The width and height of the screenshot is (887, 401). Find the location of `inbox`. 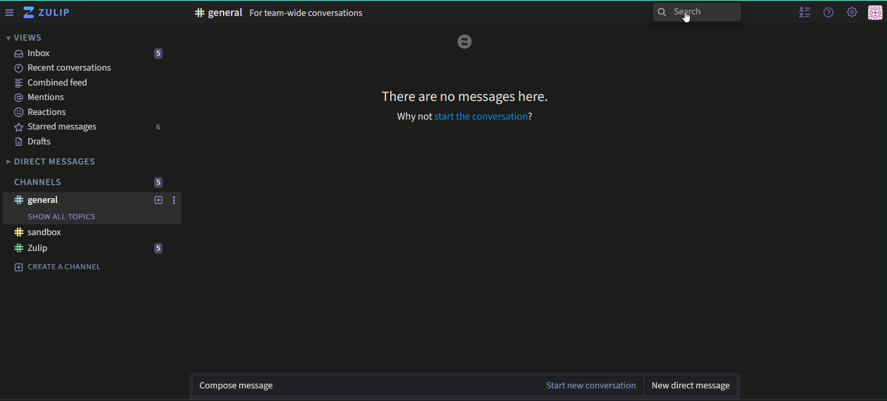

inbox is located at coordinates (34, 53).